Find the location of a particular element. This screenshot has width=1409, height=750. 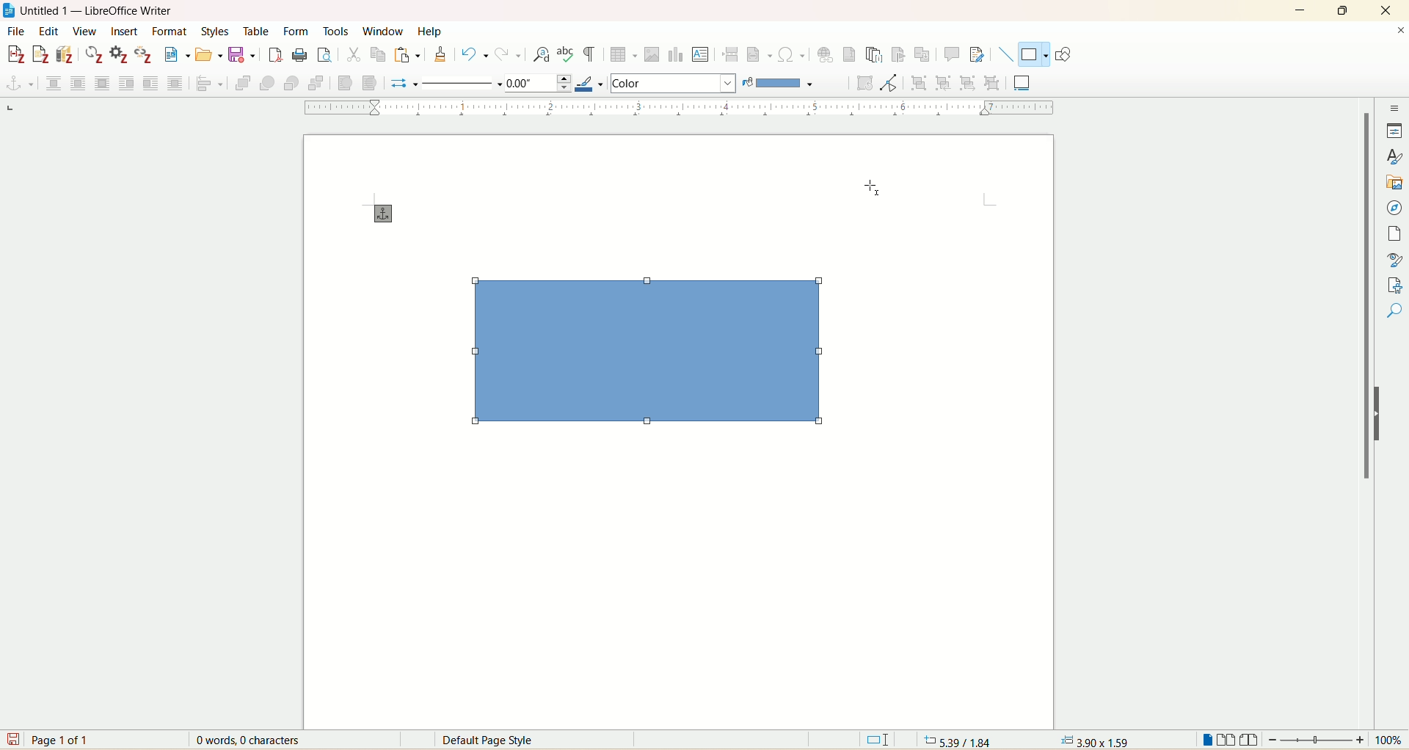

save is located at coordinates (12, 739).